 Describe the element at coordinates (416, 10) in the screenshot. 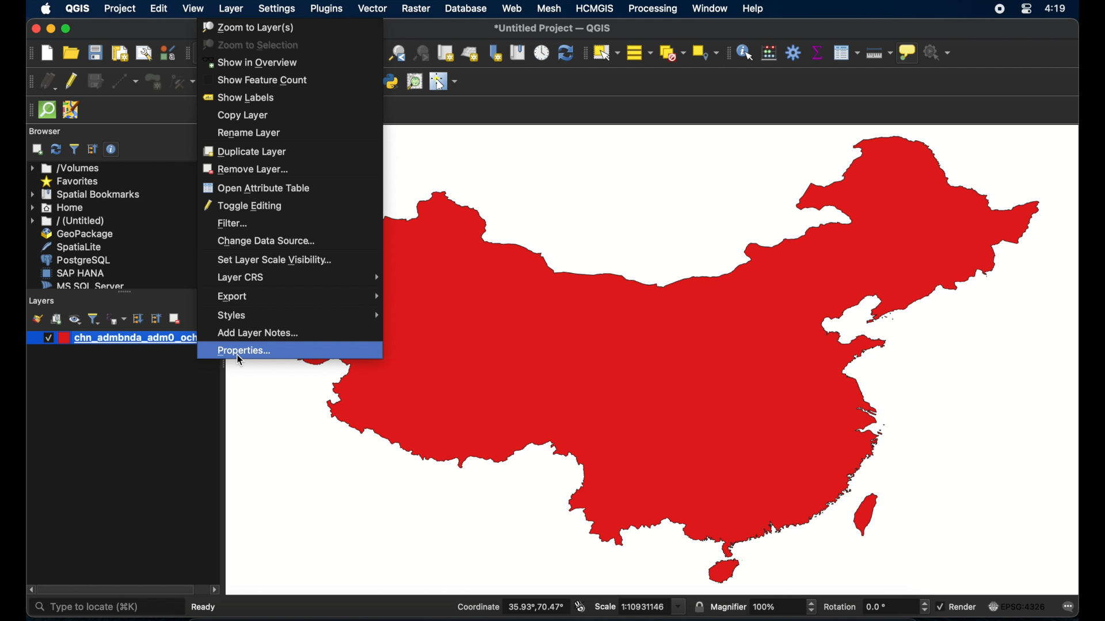

I see `raster` at that location.